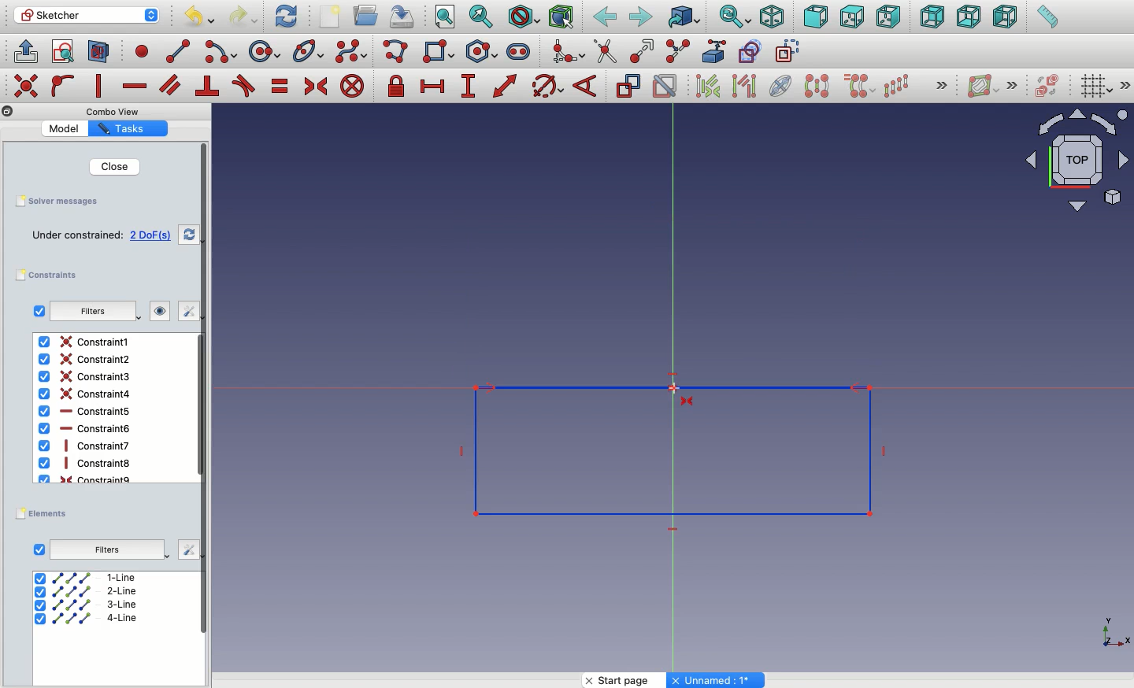 Image resolution: width=1134 pixels, height=688 pixels. What do you see at coordinates (202, 19) in the screenshot?
I see `Undo` at bounding box center [202, 19].